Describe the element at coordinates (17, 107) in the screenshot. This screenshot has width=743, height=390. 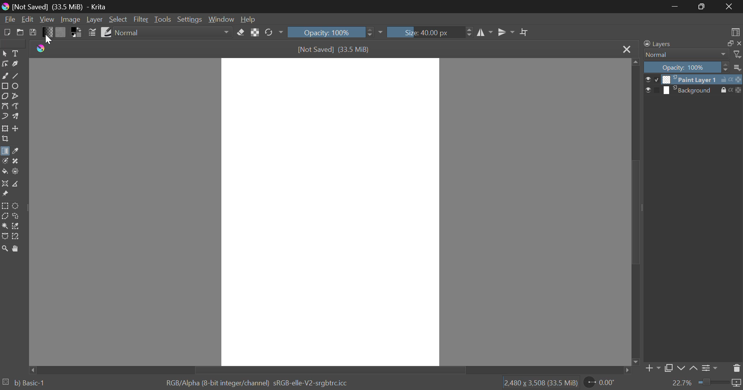
I see `Freehand Path Tool` at that location.